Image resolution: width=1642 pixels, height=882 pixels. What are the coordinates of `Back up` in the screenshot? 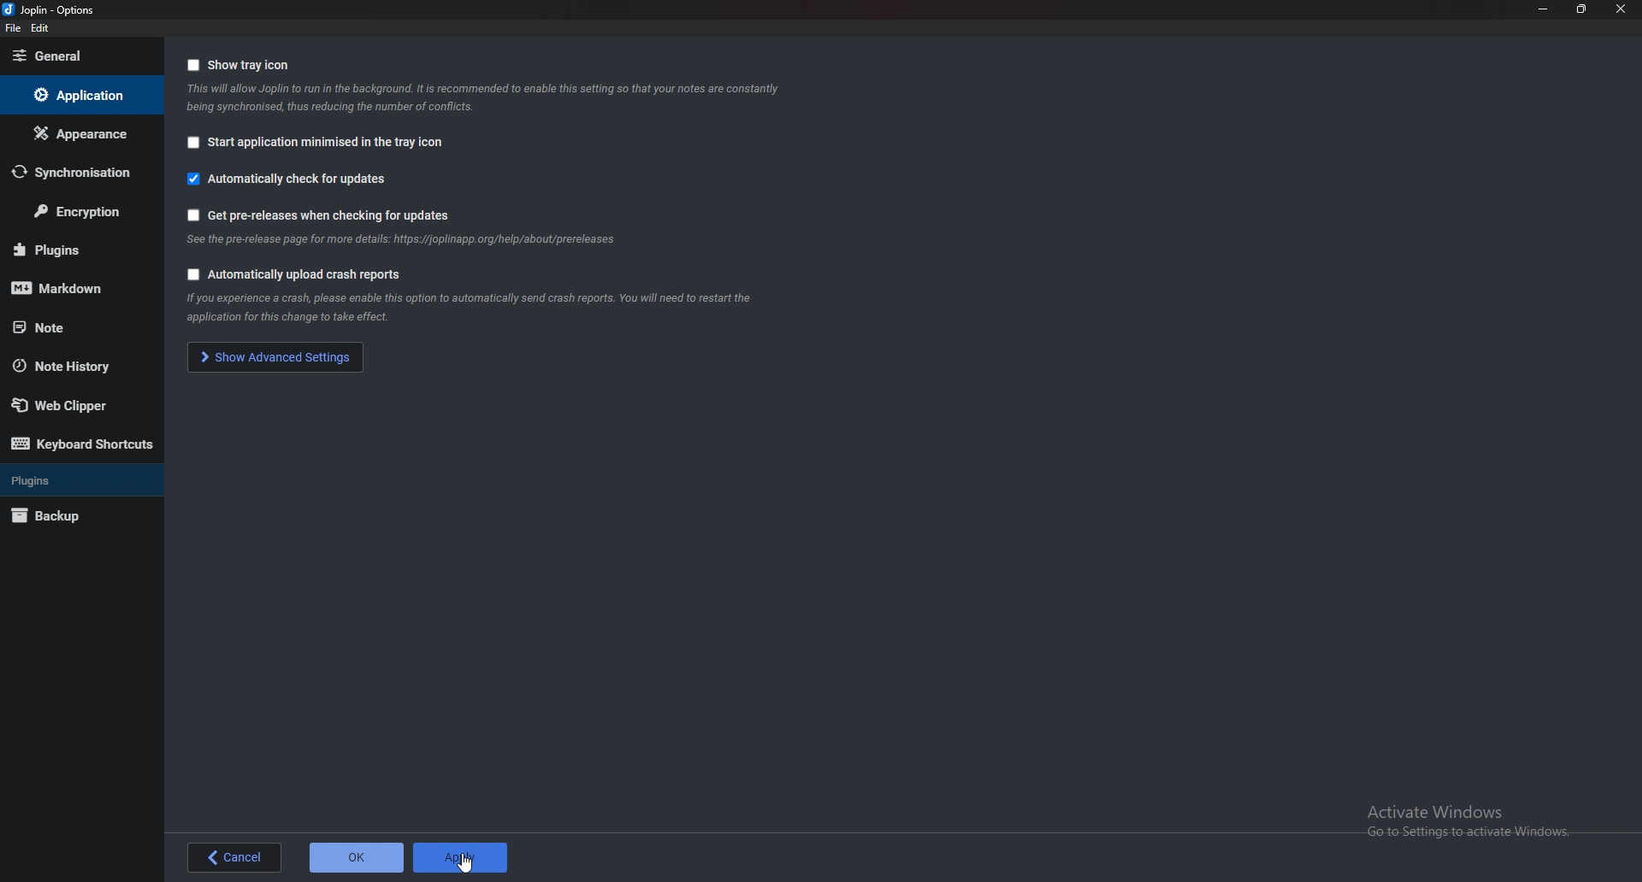 It's located at (69, 515).